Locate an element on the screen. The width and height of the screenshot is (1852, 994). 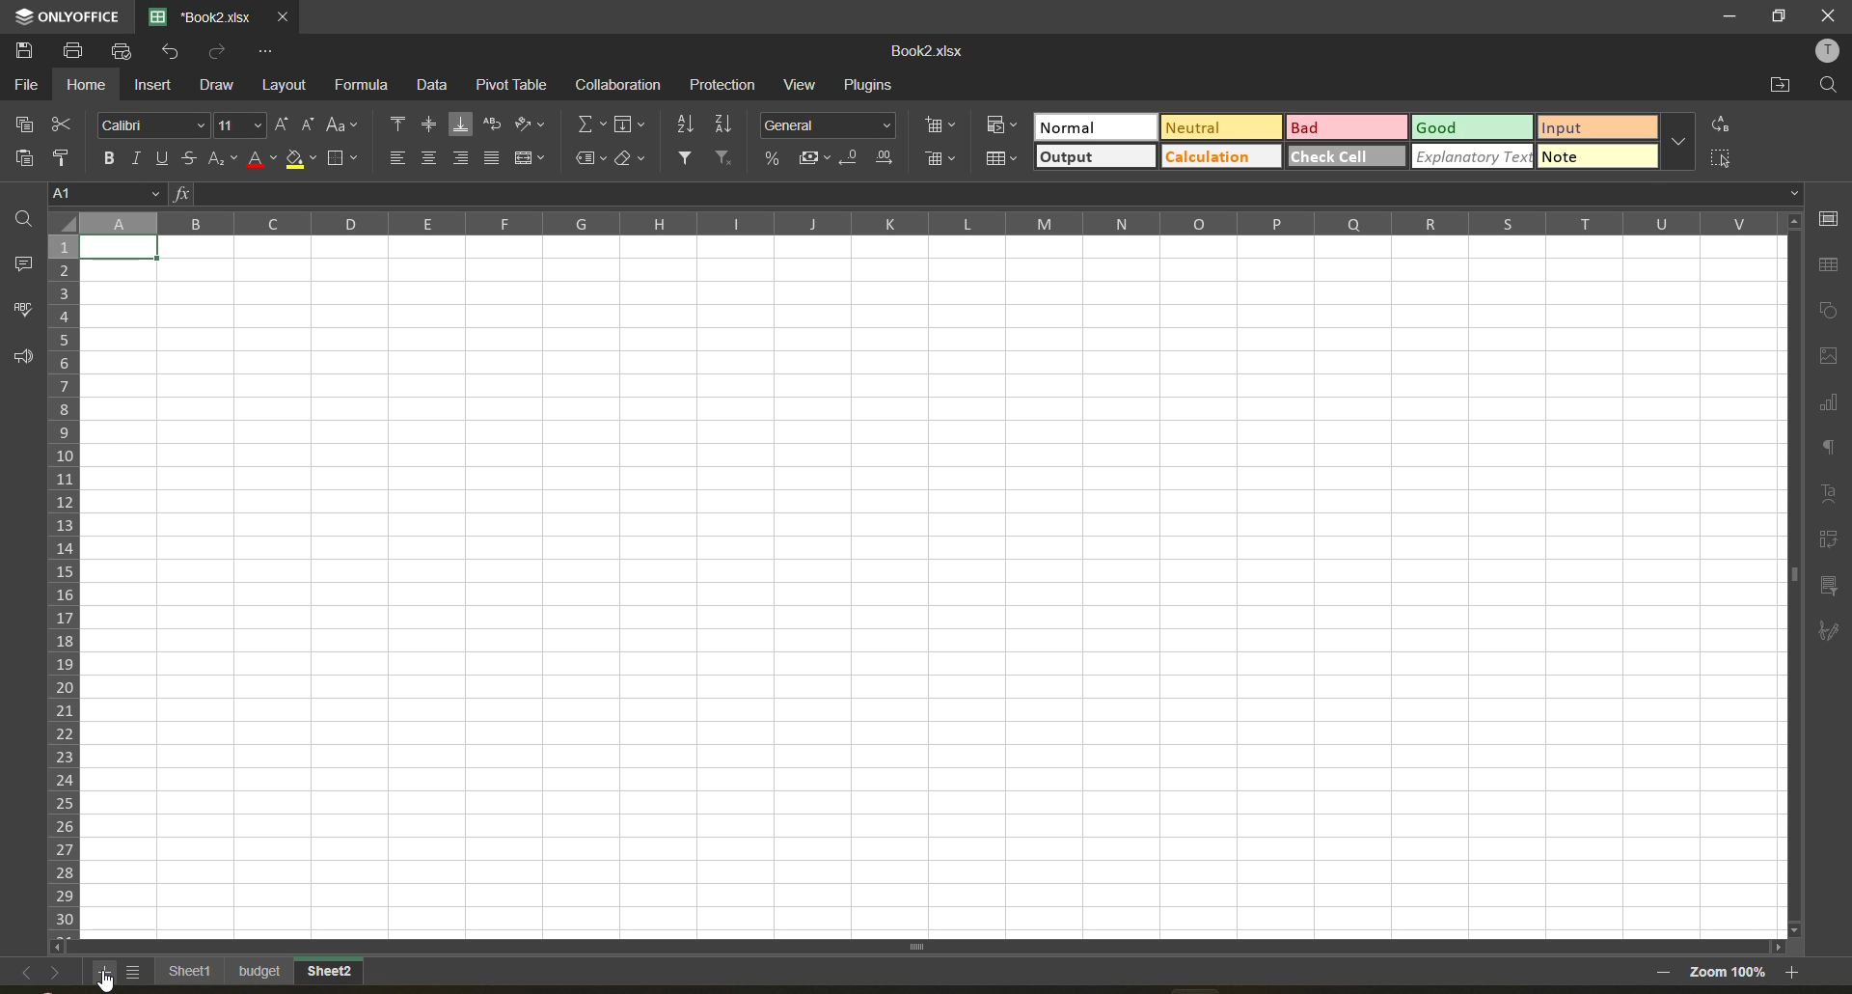
percent is located at coordinates (772, 160).